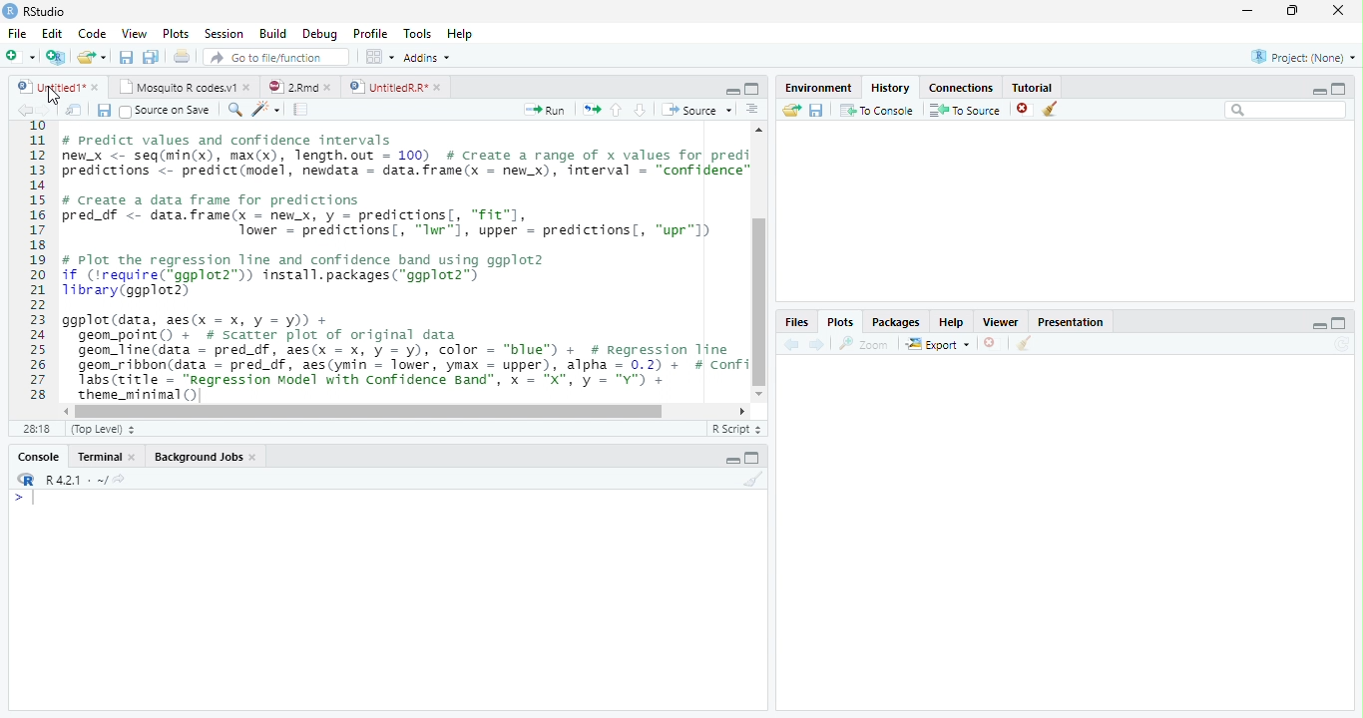 This screenshot has height=718, width=1363. Describe the element at coordinates (751, 110) in the screenshot. I see `Alignment` at that location.